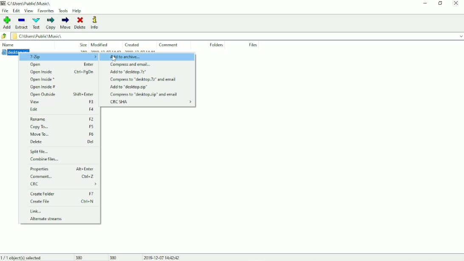  What do you see at coordinates (17, 11) in the screenshot?
I see `Edit` at bounding box center [17, 11].